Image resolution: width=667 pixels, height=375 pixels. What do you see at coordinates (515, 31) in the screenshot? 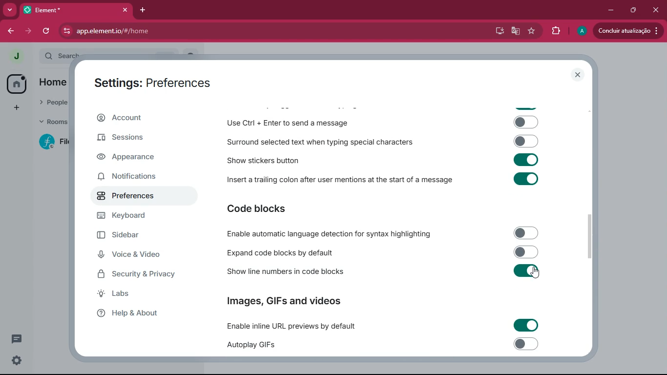
I see `google translate` at bounding box center [515, 31].